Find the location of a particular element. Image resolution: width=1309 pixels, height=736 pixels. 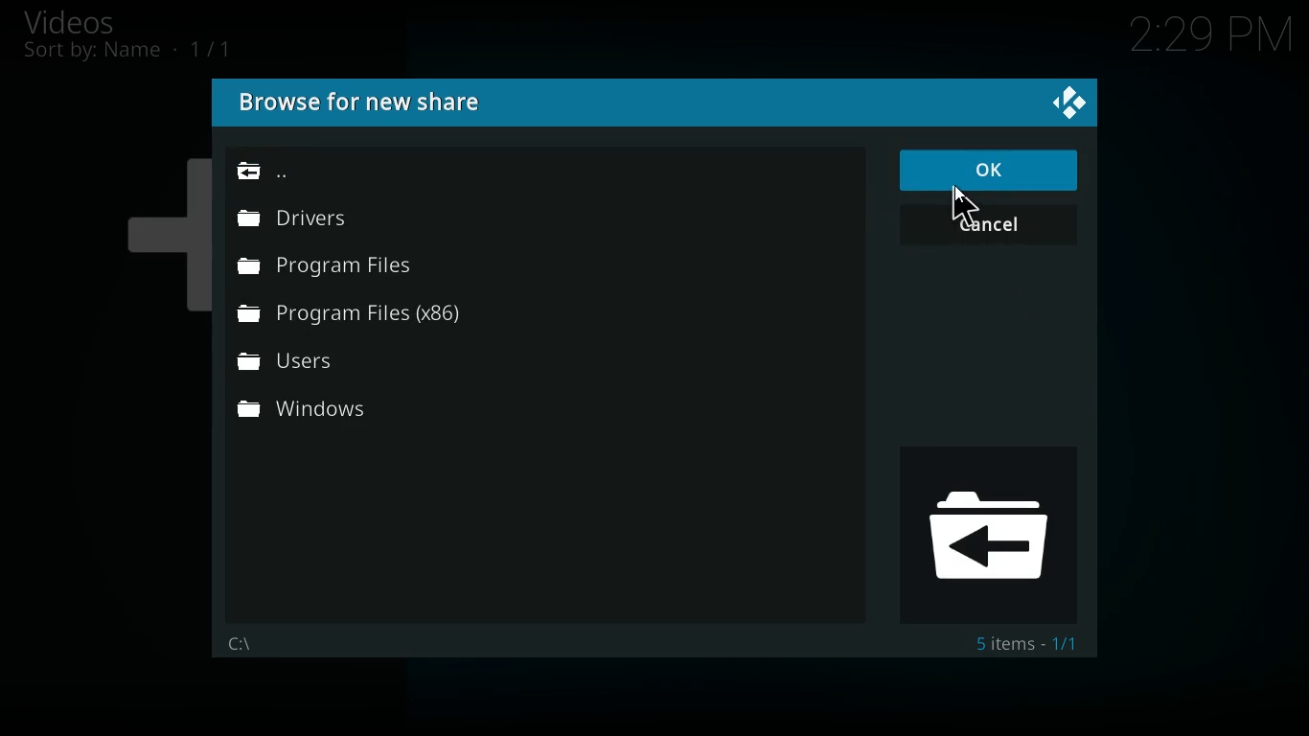

program files is located at coordinates (332, 271).